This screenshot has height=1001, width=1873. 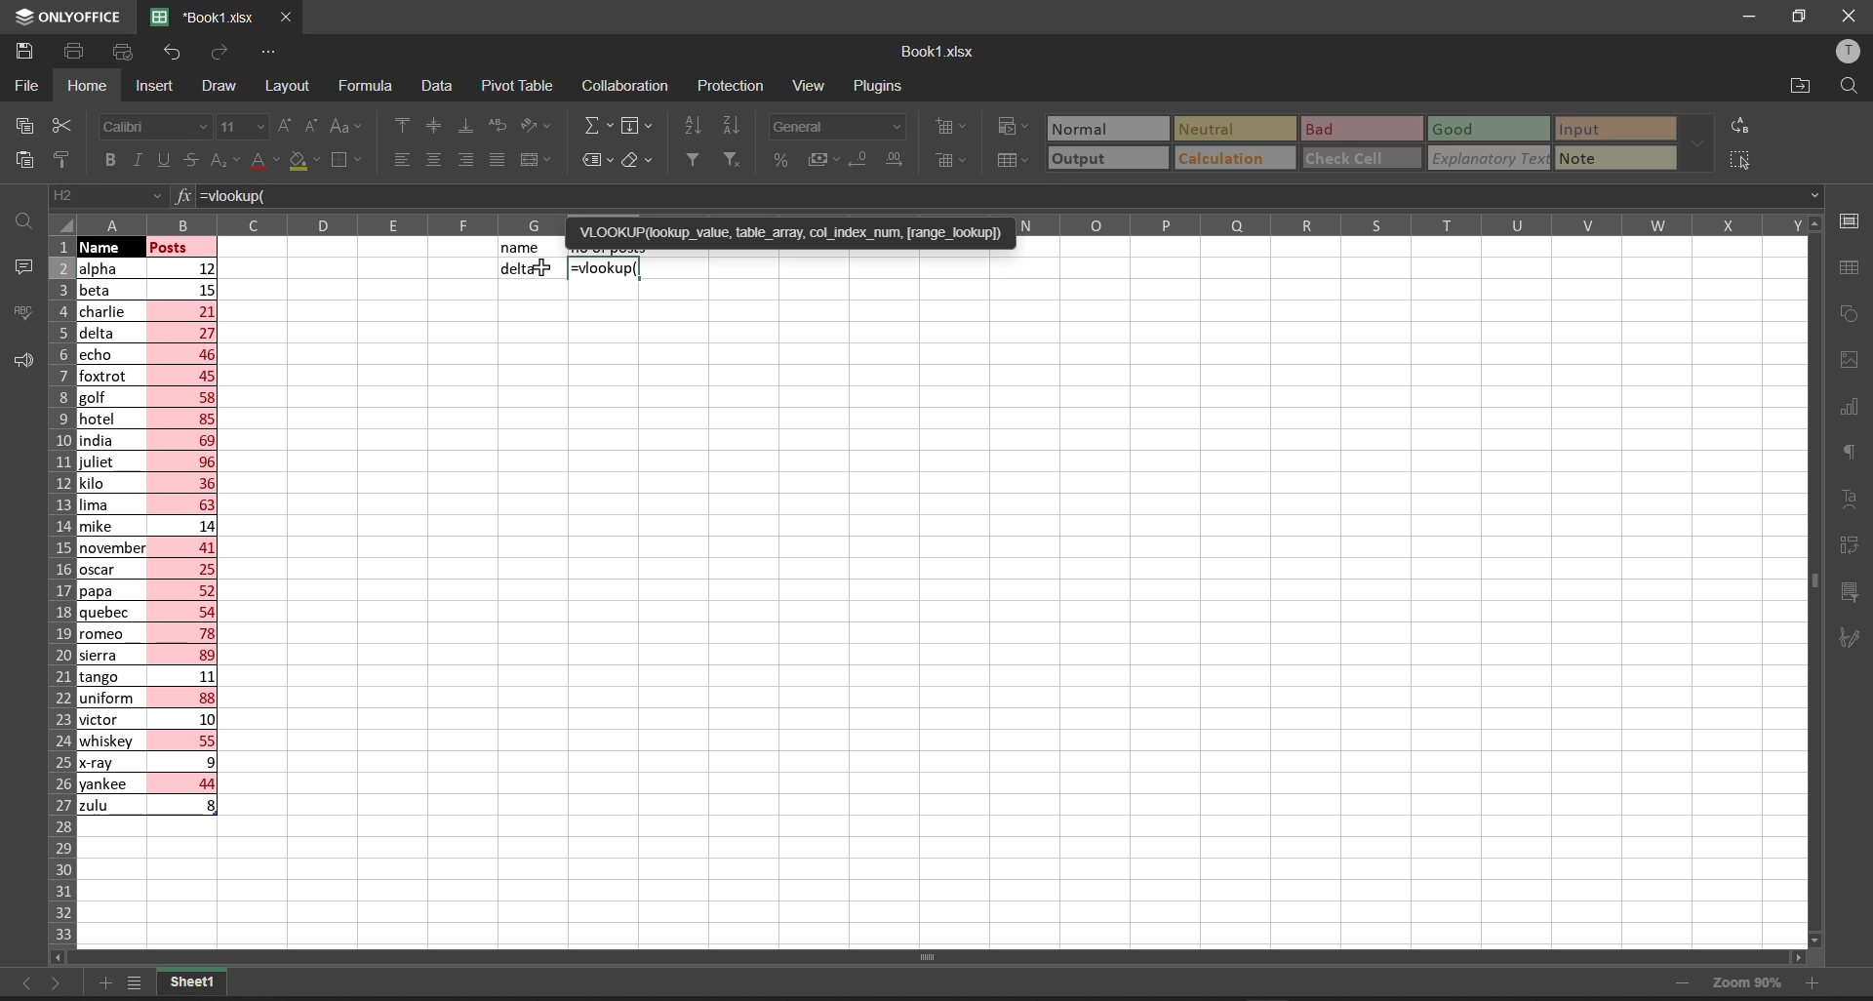 I want to click on delta, so click(x=512, y=270).